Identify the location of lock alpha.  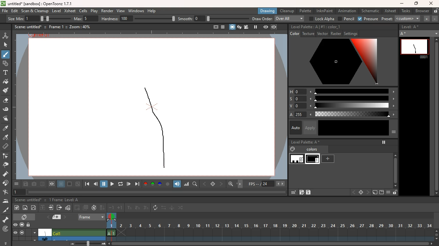
(322, 19).